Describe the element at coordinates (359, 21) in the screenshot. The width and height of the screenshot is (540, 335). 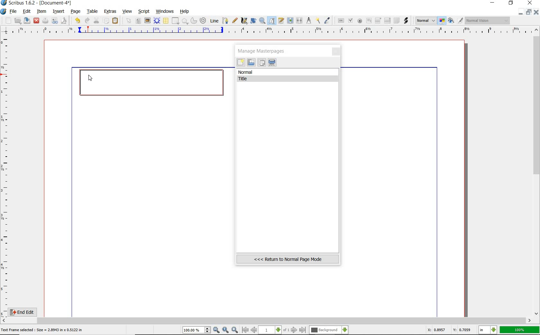
I see `pdf radio button` at that location.